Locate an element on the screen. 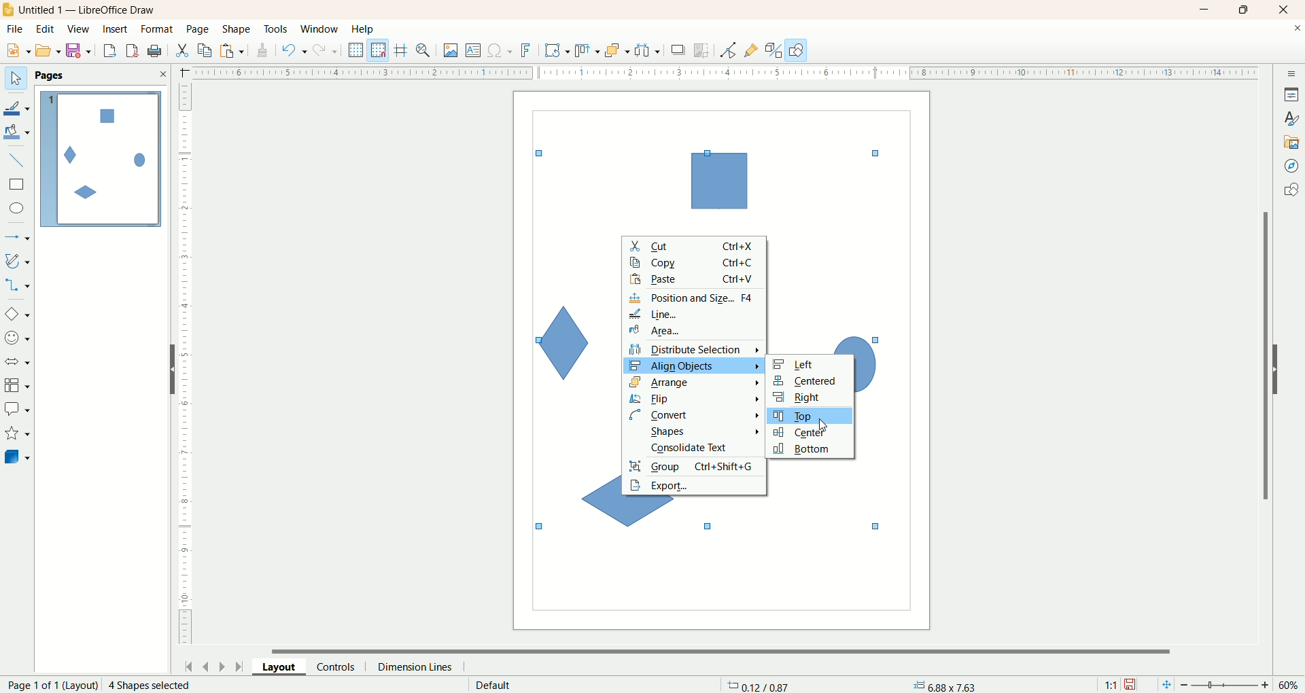 The height and width of the screenshot is (693, 1305). crop image is located at coordinates (702, 50).